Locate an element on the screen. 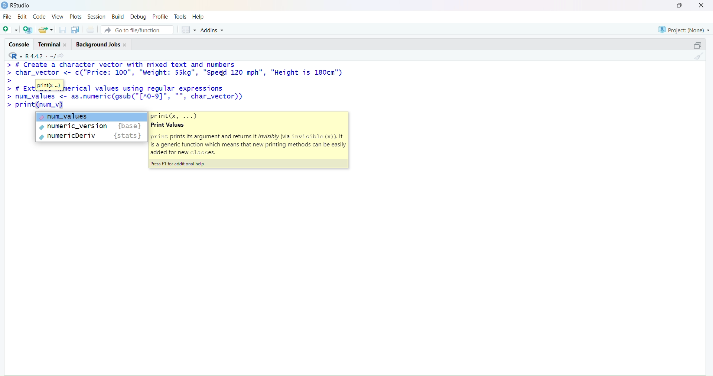 The height and width of the screenshot is (376, 713). print is located at coordinates (91, 29).